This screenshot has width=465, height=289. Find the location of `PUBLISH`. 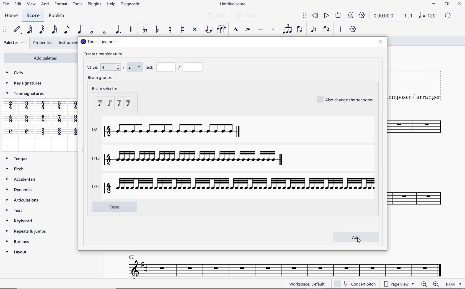

PUBLISH is located at coordinates (58, 16).